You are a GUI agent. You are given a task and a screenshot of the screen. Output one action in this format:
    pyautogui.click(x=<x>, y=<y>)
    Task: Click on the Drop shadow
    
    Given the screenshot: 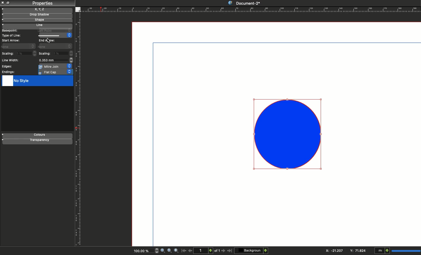 What is the action you would take?
    pyautogui.click(x=36, y=15)
    